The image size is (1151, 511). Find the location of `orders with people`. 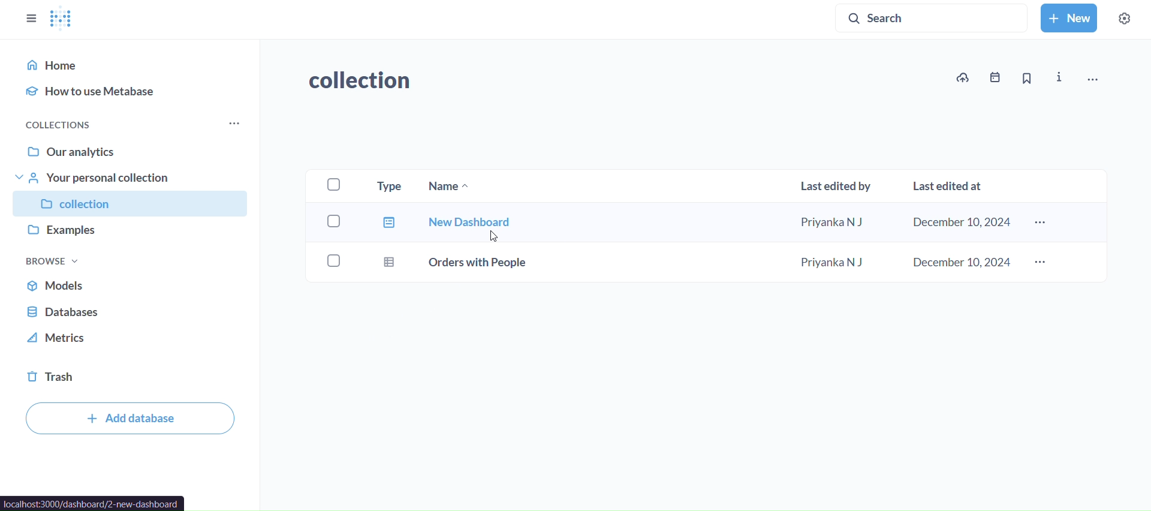

orders with people is located at coordinates (457, 264).